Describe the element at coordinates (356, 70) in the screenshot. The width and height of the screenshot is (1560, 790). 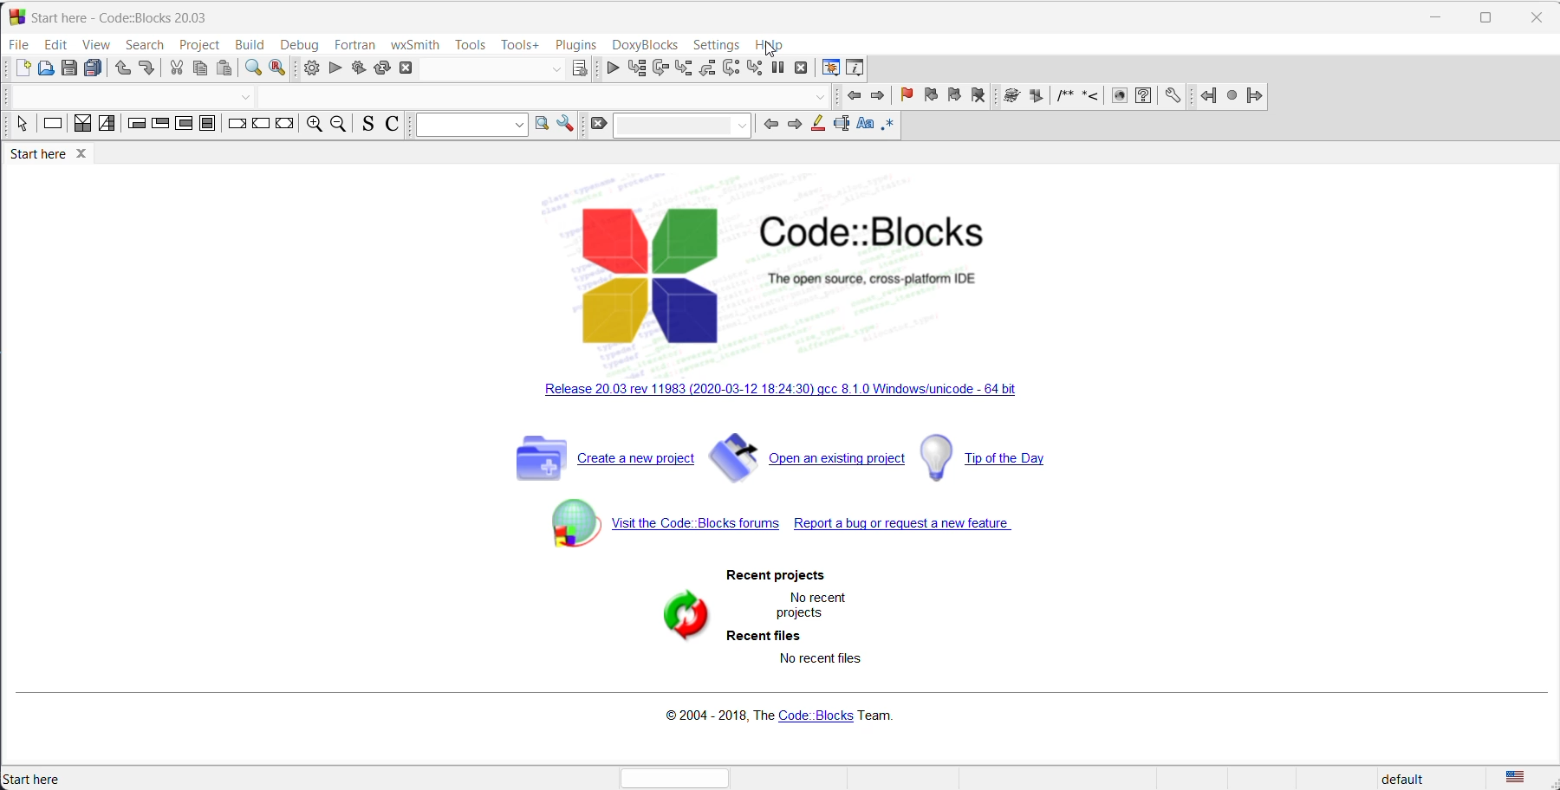
I see `build and run` at that location.